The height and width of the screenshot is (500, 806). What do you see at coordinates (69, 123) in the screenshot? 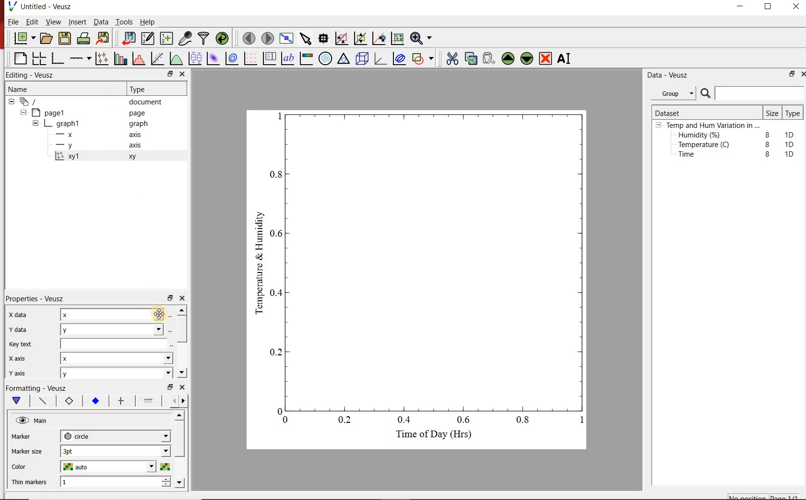
I see `graph` at bounding box center [69, 123].